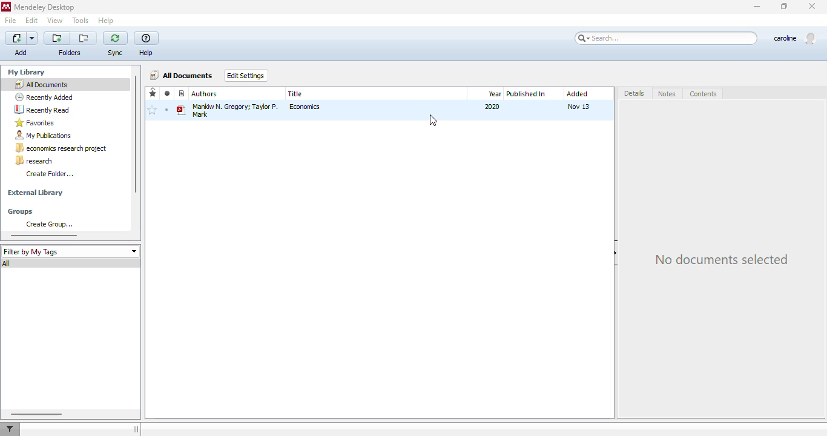  I want to click on edit, so click(31, 20).